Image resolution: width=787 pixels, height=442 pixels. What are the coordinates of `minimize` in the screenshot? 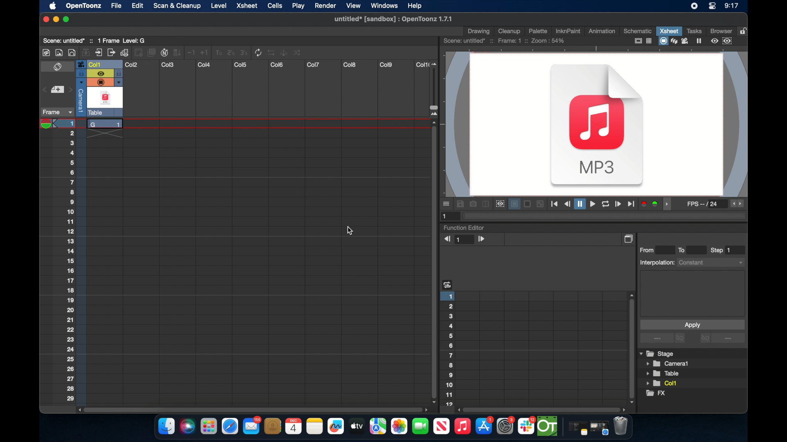 It's located at (55, 19).